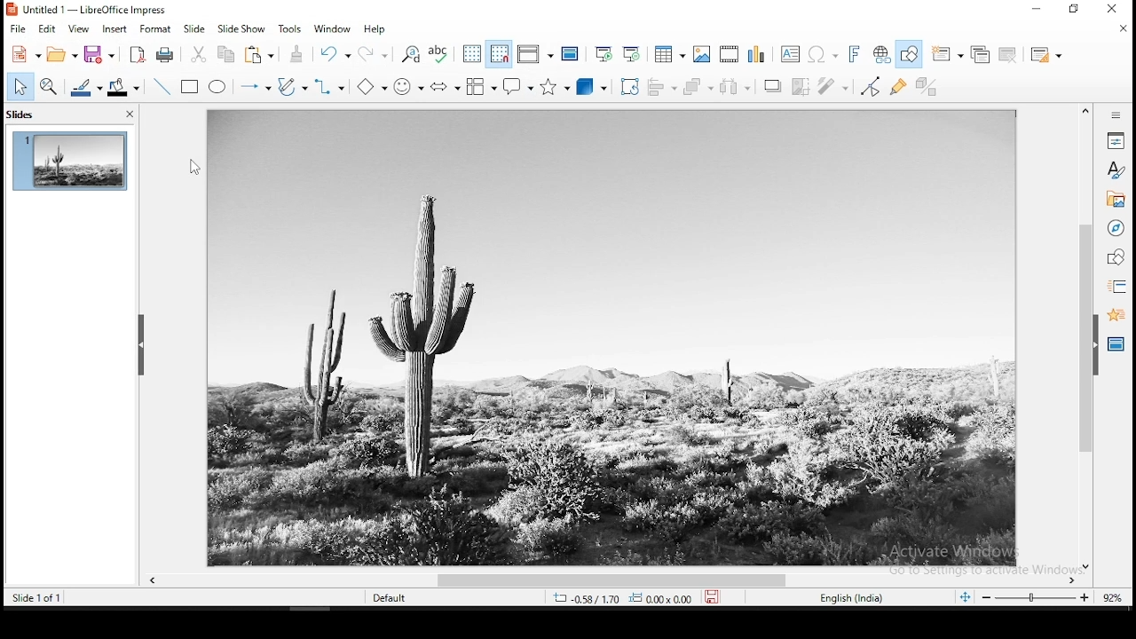 This screenshot has width=1136, height=639. What do you see at coordinates (899, 85) in the screenshot?
I see `show gluepoint functions` at bounding box center [899, 85].